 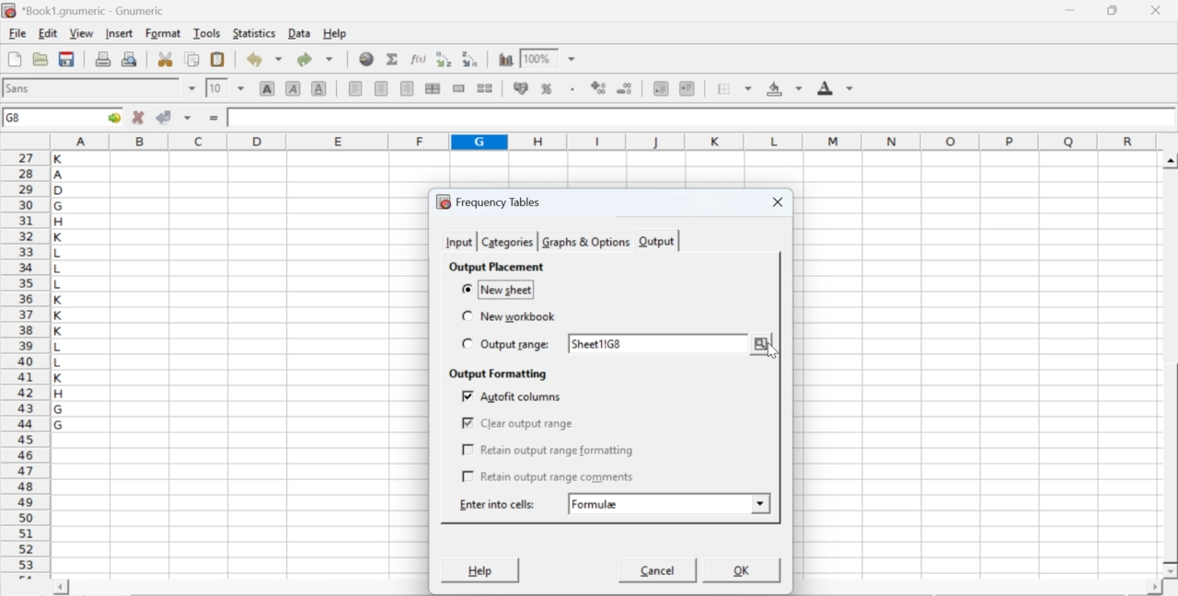 What do you see at coordinates (382, 88) in the screenshot?
I see `center horizontally` at bounding box center [382, 88].